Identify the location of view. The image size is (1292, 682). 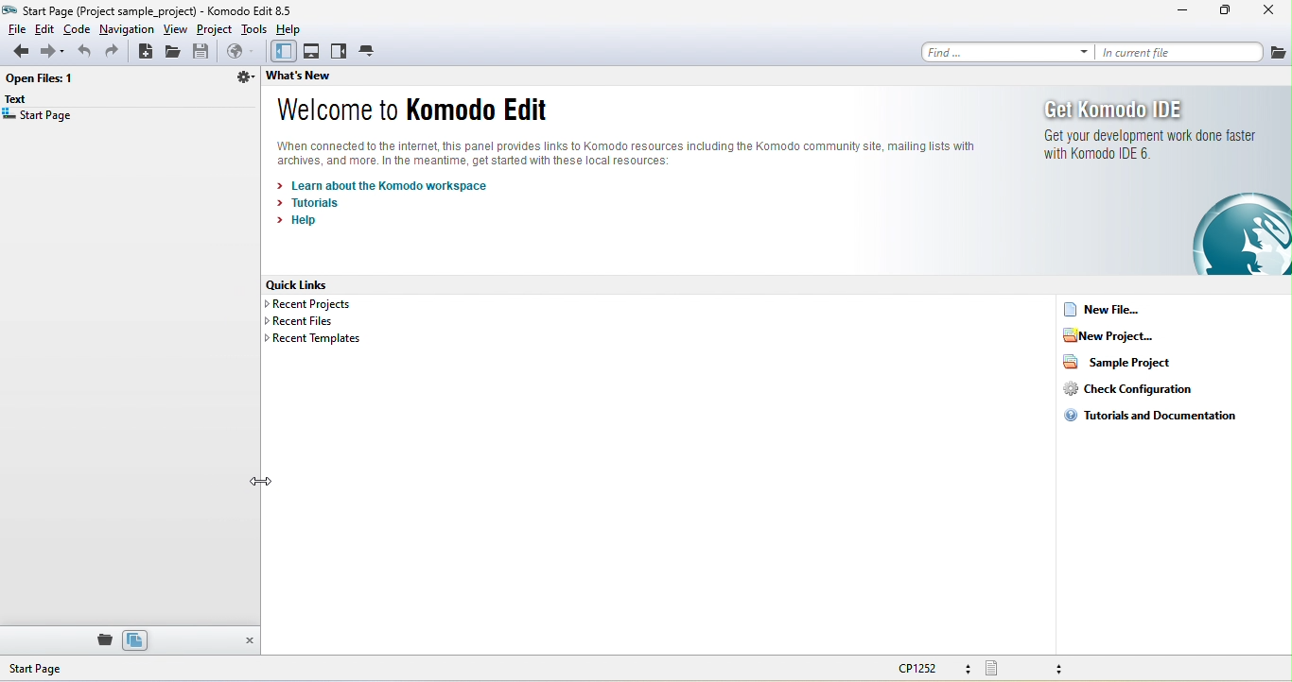
(177, 29).